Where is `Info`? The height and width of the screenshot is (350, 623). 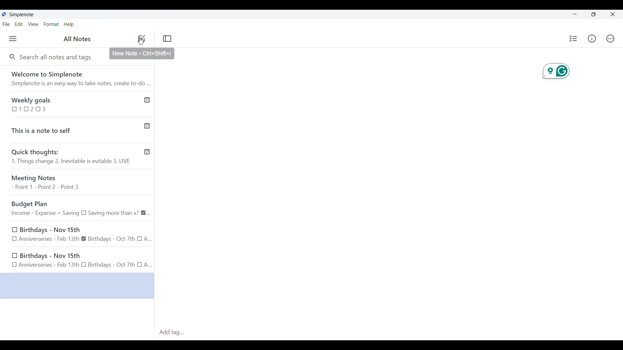 Info is located at coordinates (592, 39).